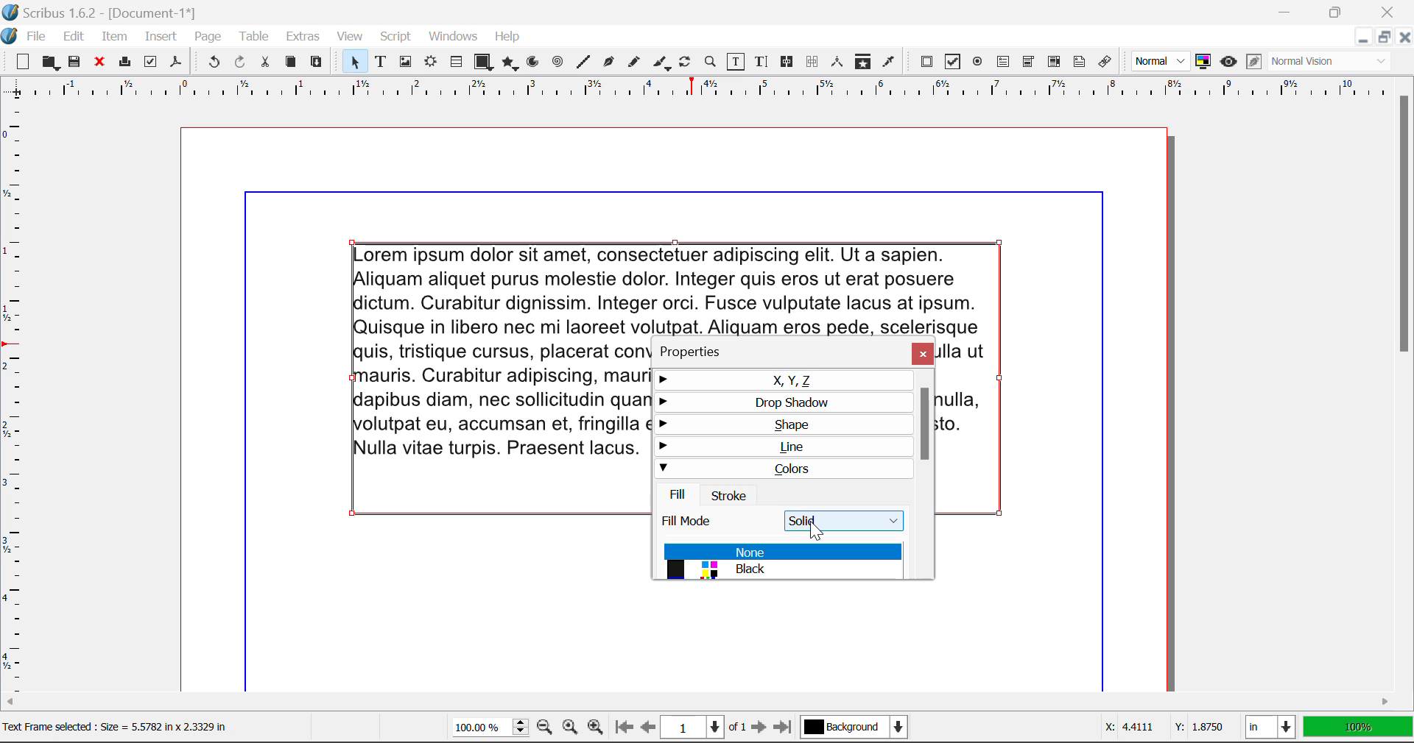 This screenshot has width=1414, height=743. Describe the element at coordinates (1161, 61) in the screenshot. I see `Preview Mode` at that location.